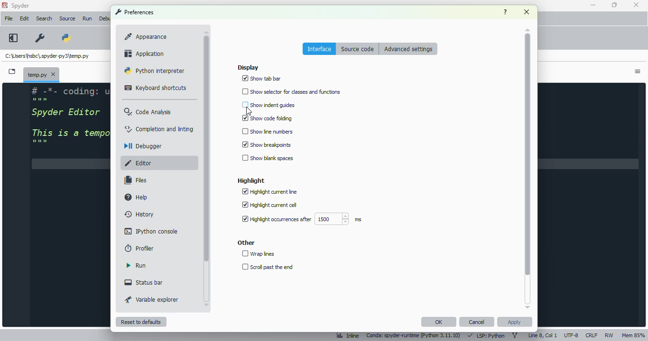 This screenshot has width=648, height=341. Describe the element at coordinates (528, 154) in the screenshot. I see `scrollbar` at that location.